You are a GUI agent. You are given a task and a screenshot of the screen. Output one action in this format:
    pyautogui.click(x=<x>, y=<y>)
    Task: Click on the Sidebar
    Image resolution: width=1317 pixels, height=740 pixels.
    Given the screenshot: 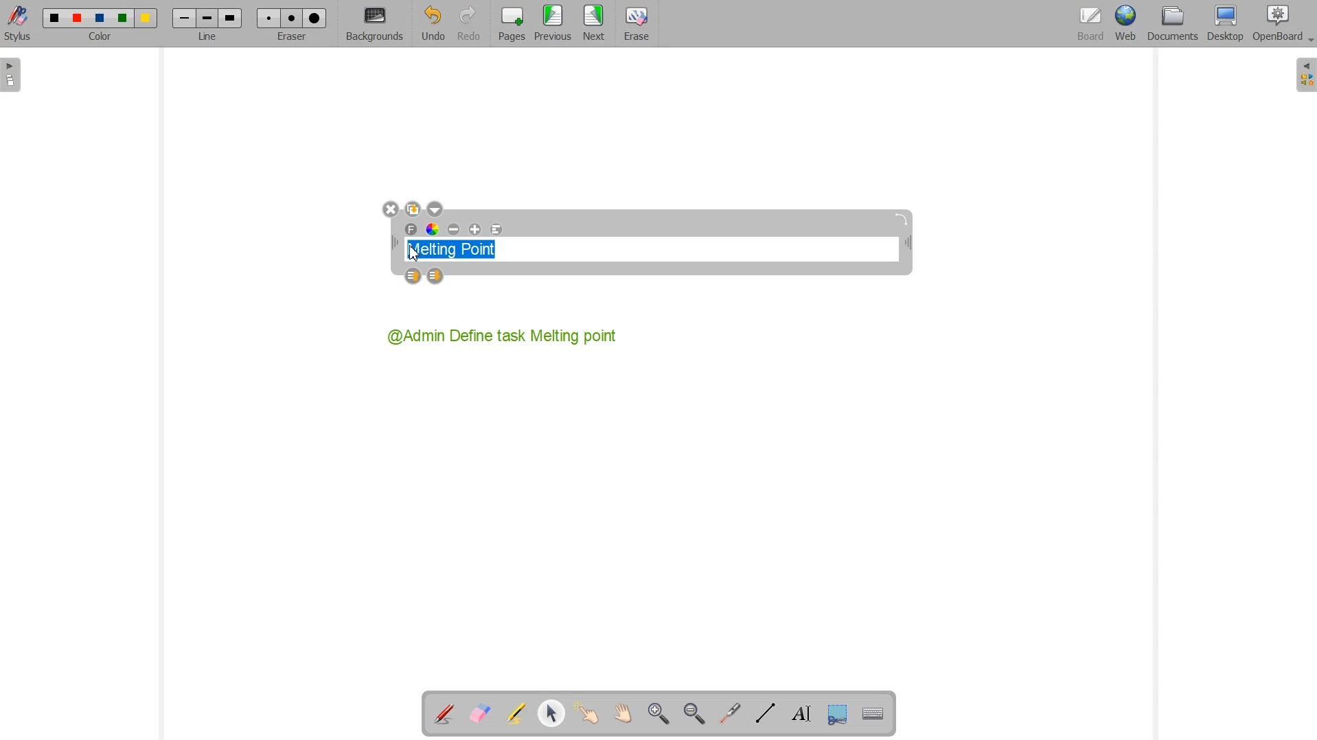 What is the action you would take?
    pyautogui.click(x=12, y=75)
    